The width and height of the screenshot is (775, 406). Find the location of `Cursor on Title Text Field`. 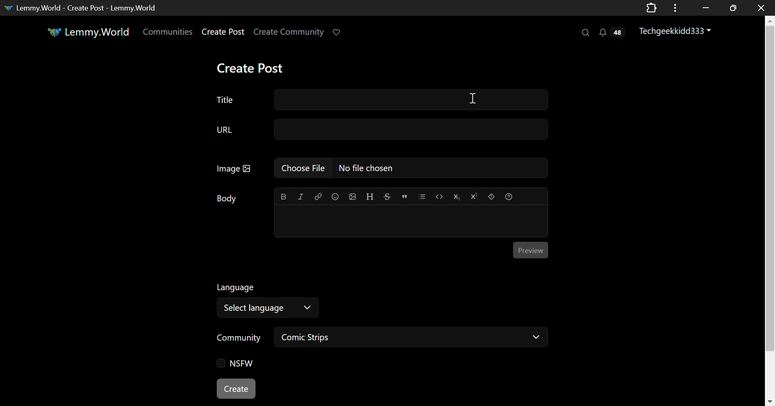

Cursor on Title Text Field is located at coordinates (474, 98).